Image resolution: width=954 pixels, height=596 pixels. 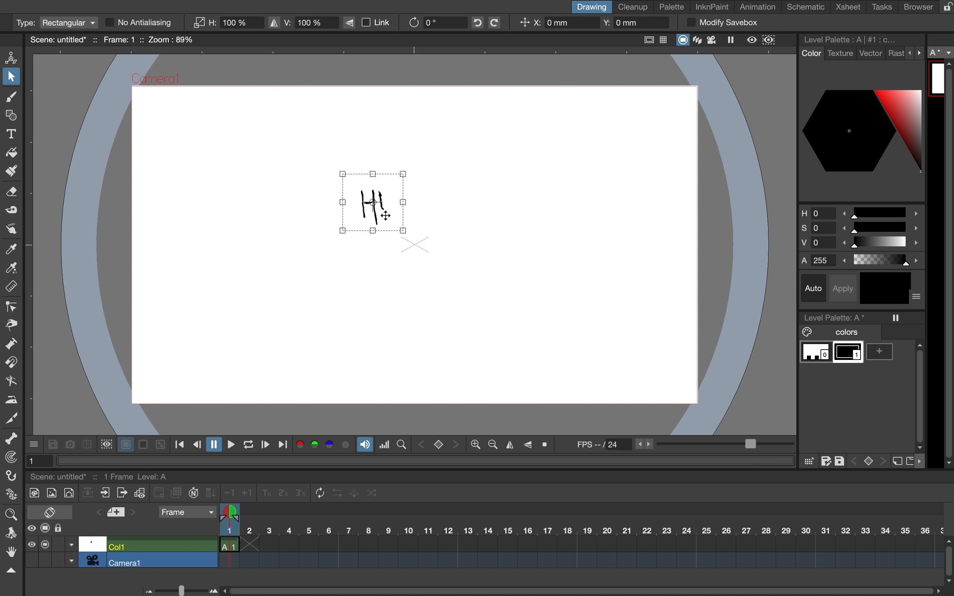 What do you see at coordinates (12, 324) in the screenshot?
I see `pinch tool` at bounding box center [12, 324].